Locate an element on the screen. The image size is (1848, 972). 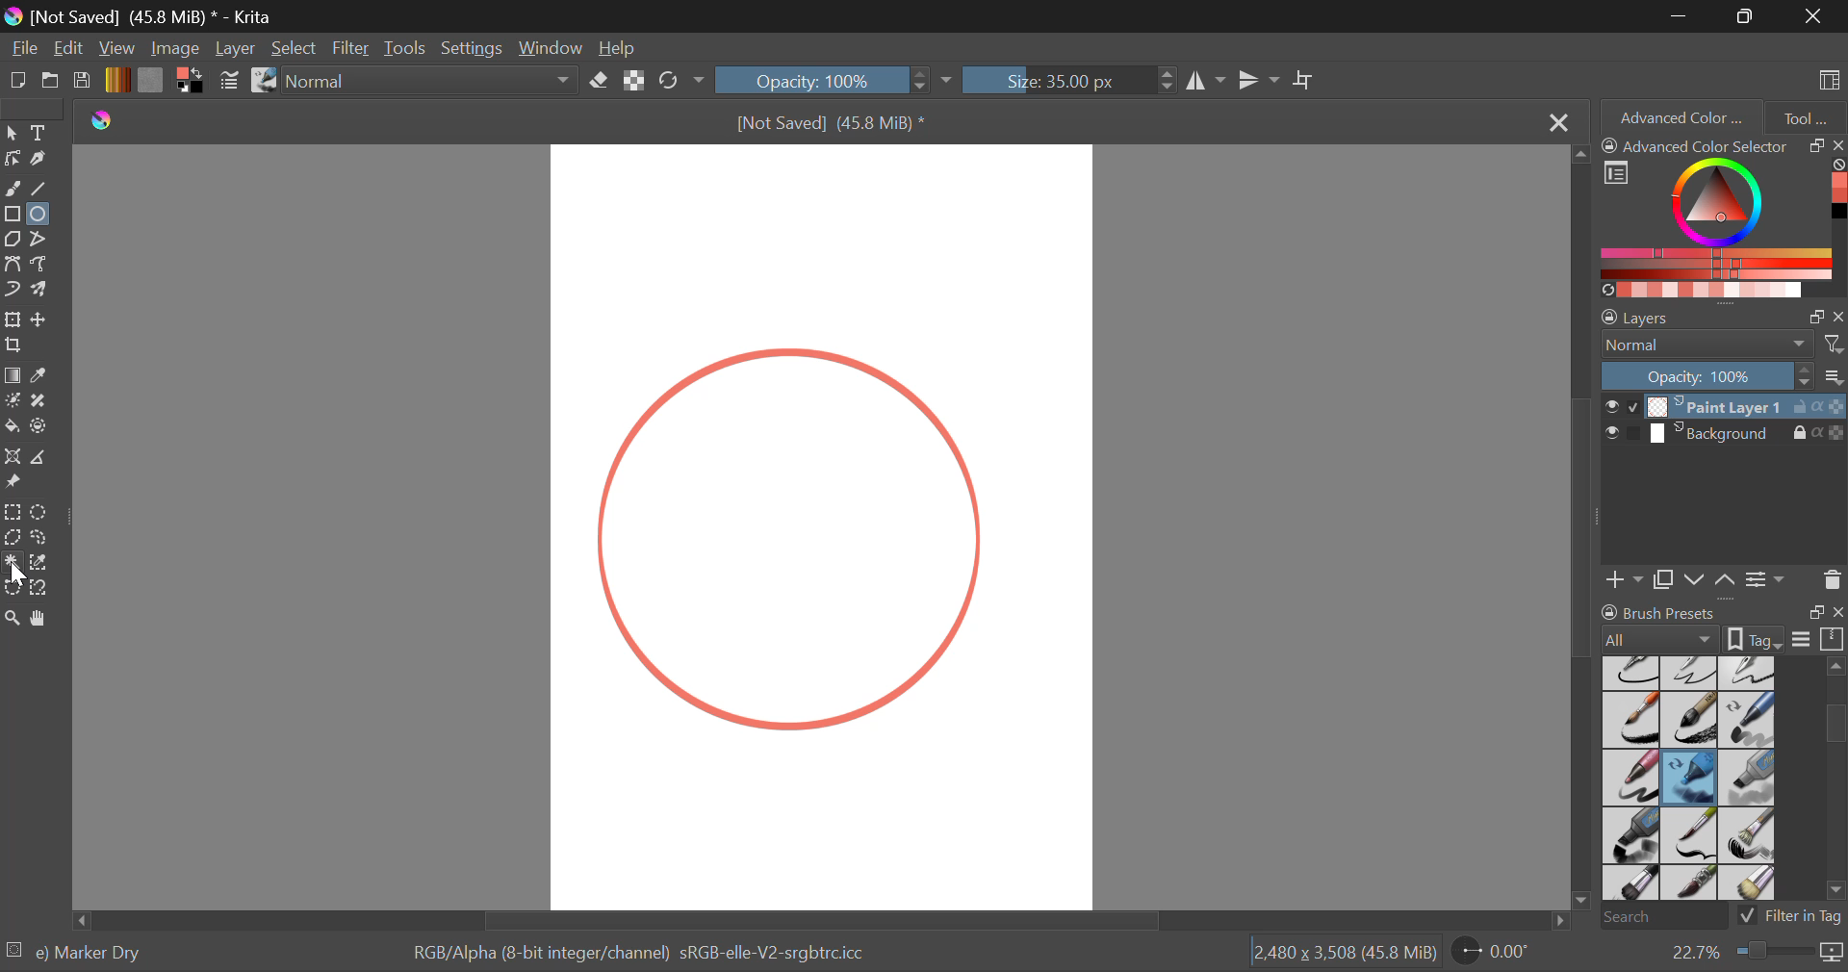
Save is located at coordinates (83, 82).